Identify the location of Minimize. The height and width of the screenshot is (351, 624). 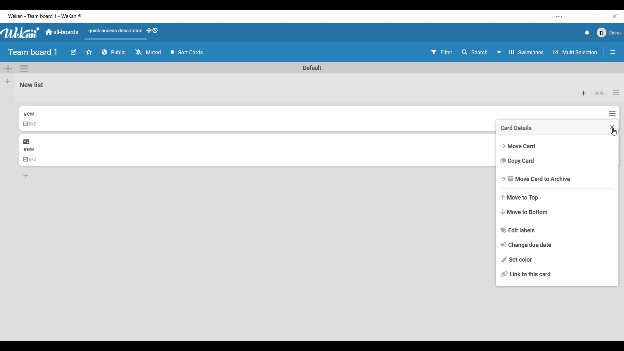
(578, 16).